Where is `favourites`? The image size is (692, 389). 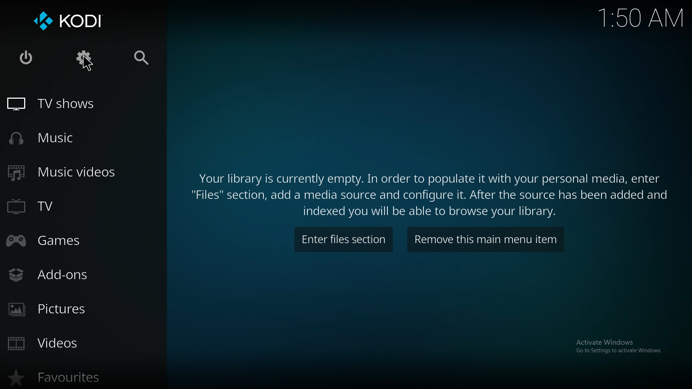
favourites is located at coordinates (58, 376).